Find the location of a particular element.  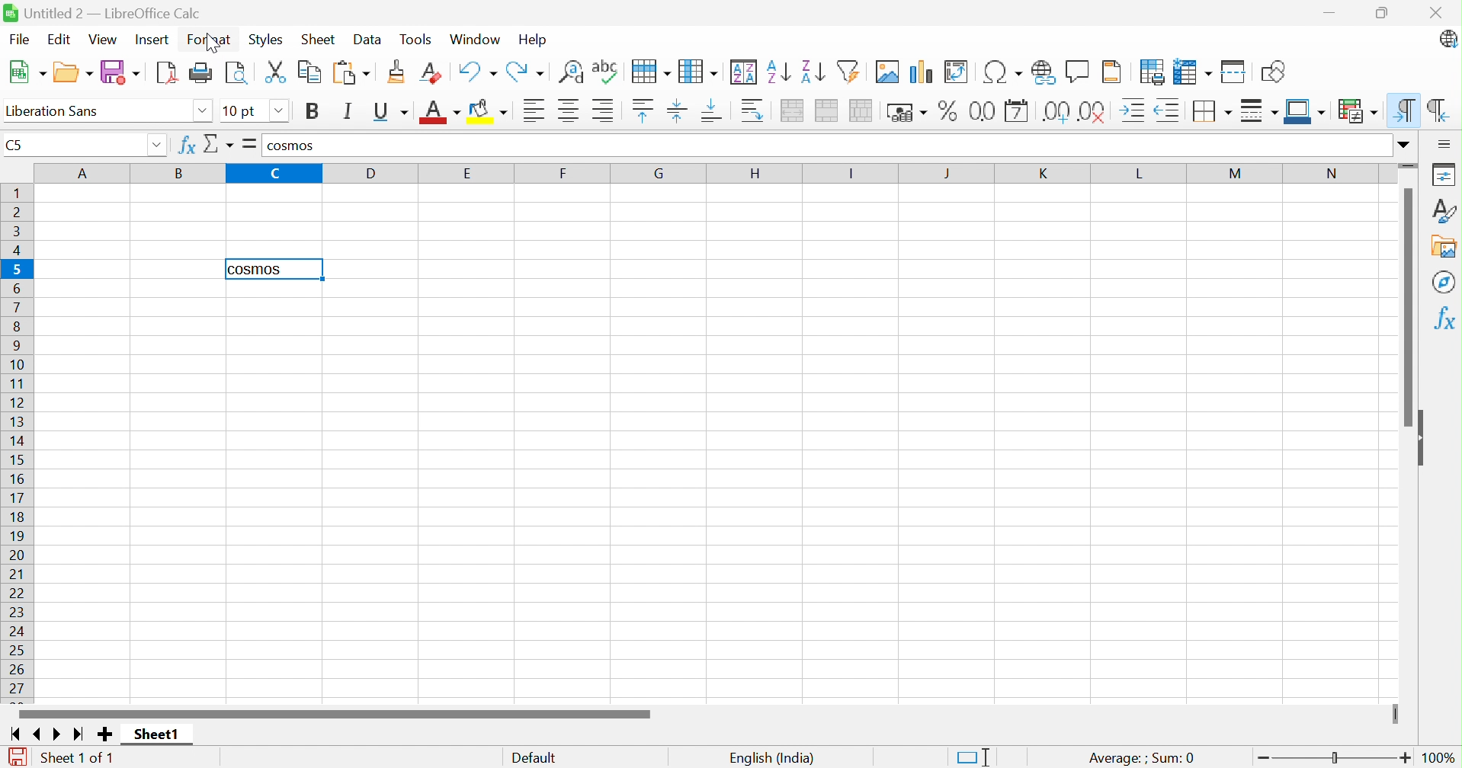

Redo is located at coordinates (525, 73).